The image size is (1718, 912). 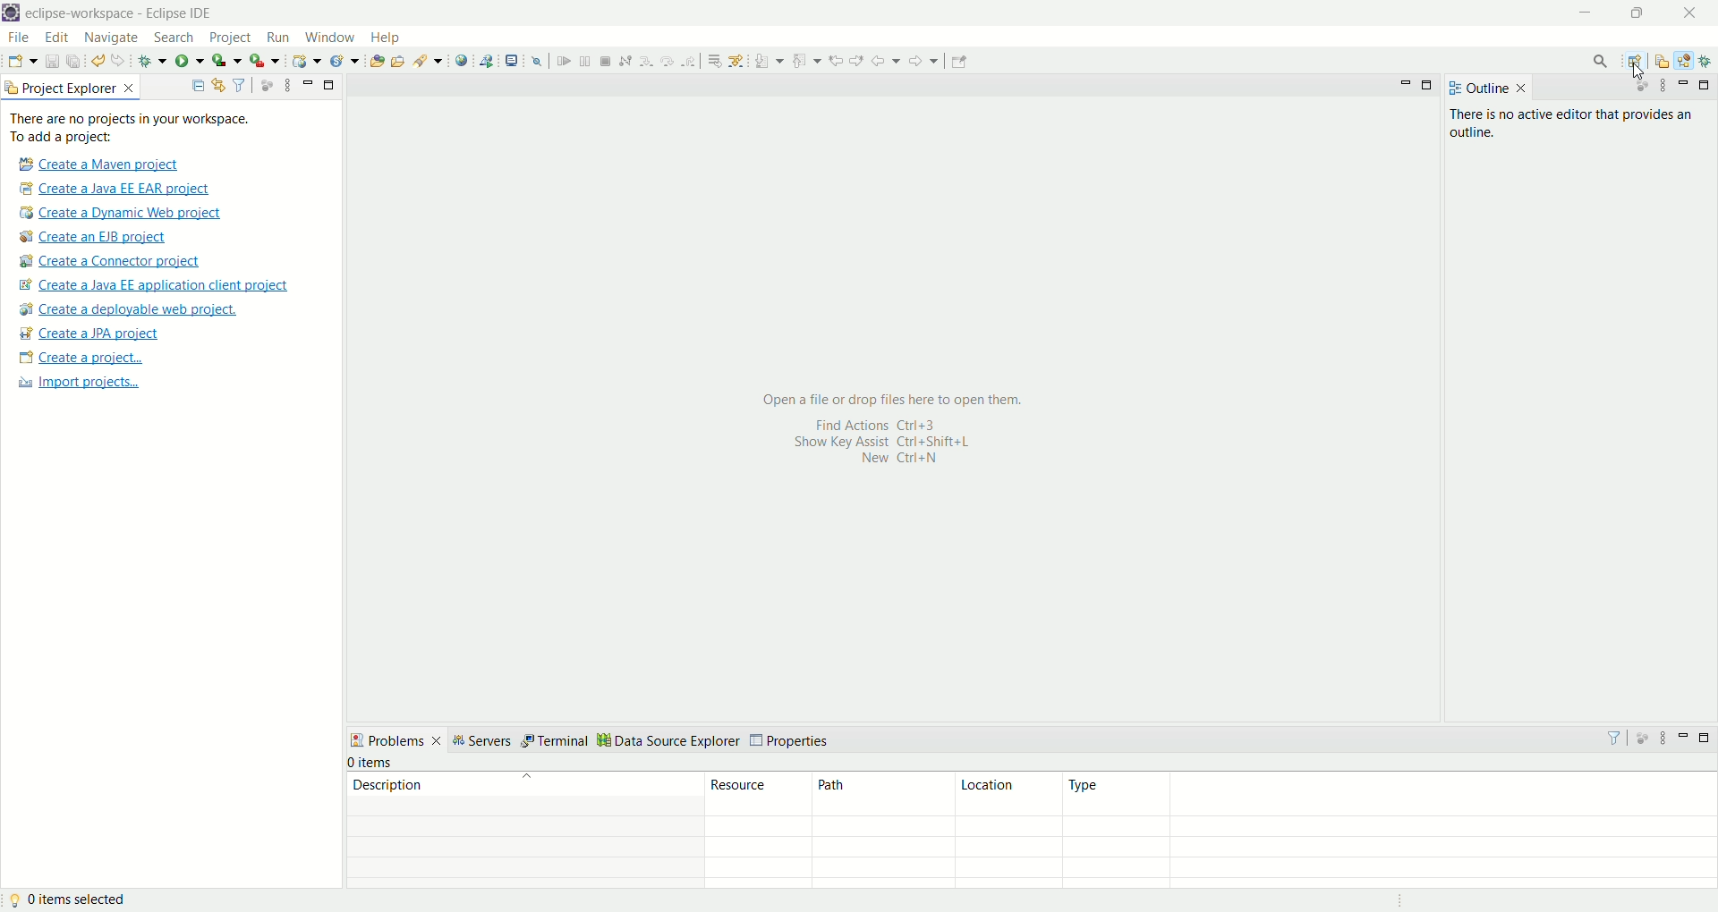 What do you see at coordinates (1597, 60) in the screenshot?
I see `search` at bounding box center [1597, 60].